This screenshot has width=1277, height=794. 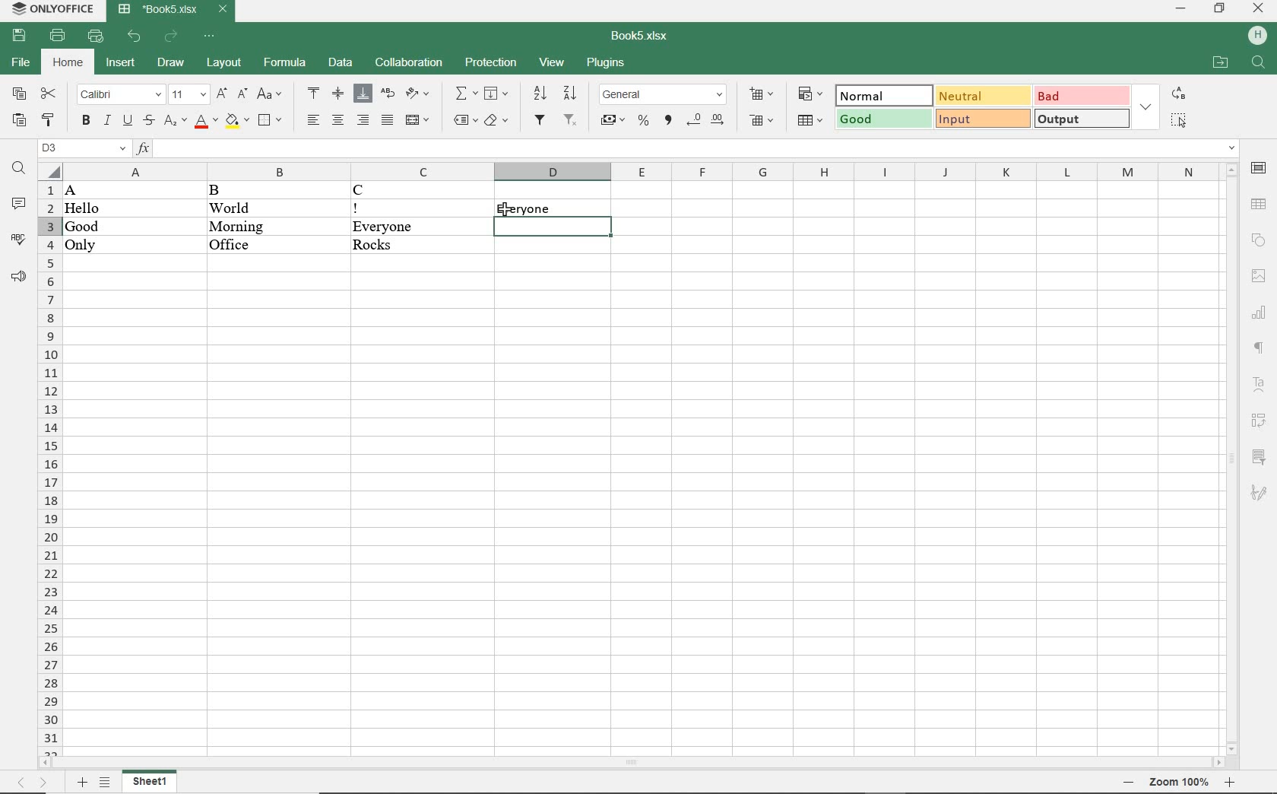 I want to click on zoom 100%, so click(x=1180, y=782).